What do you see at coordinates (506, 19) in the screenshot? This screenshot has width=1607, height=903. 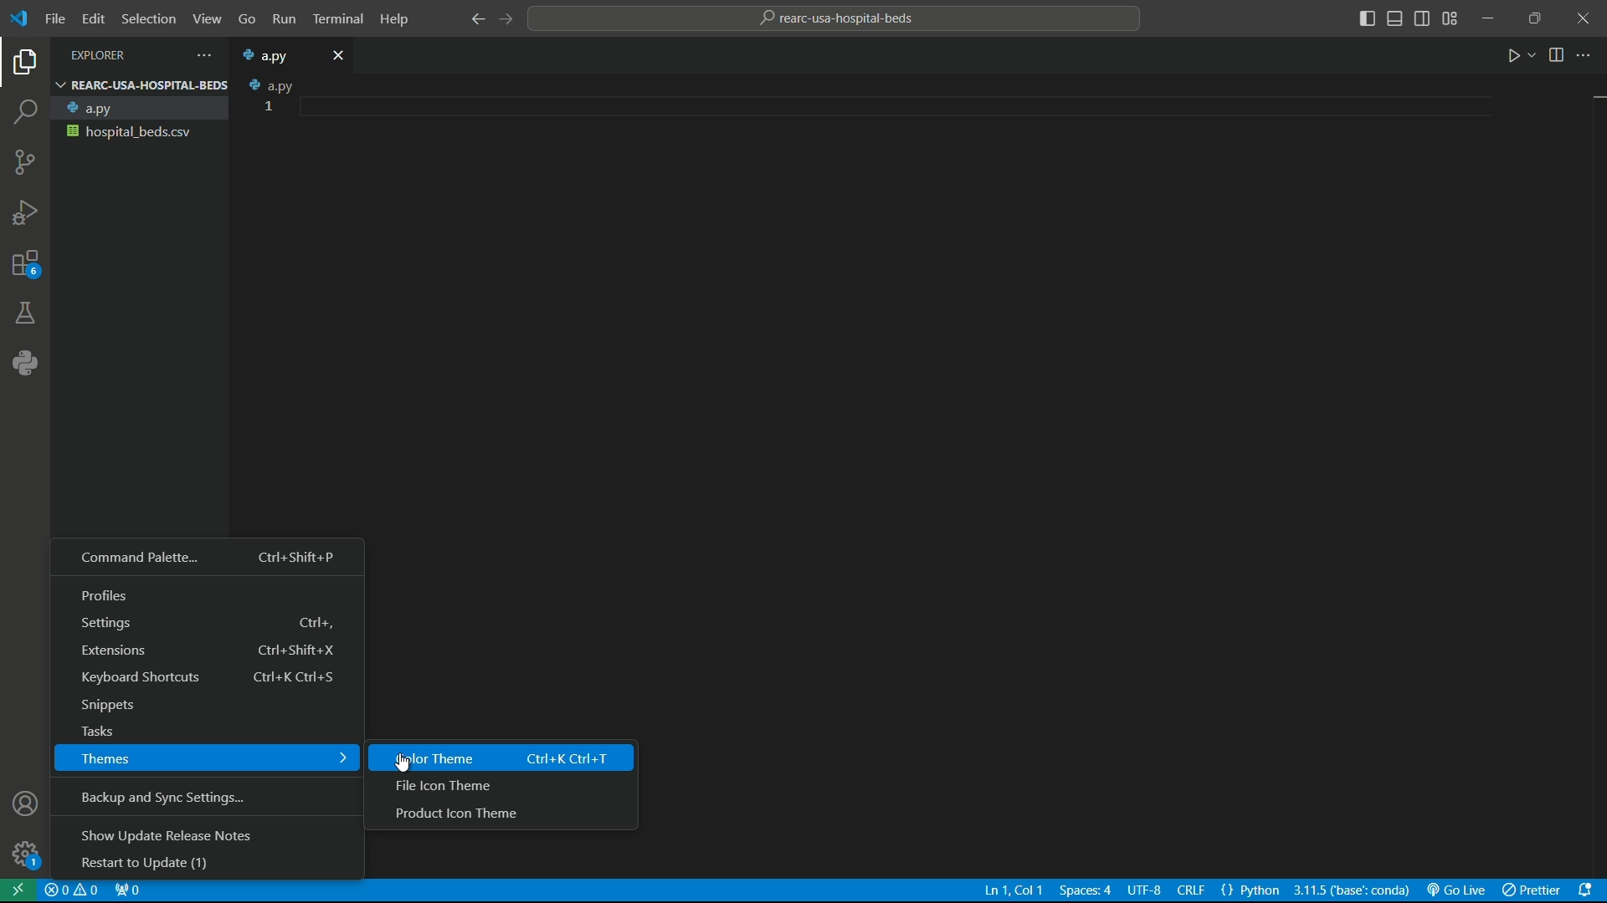 I see `go forward` at bounding box center [506, 19].